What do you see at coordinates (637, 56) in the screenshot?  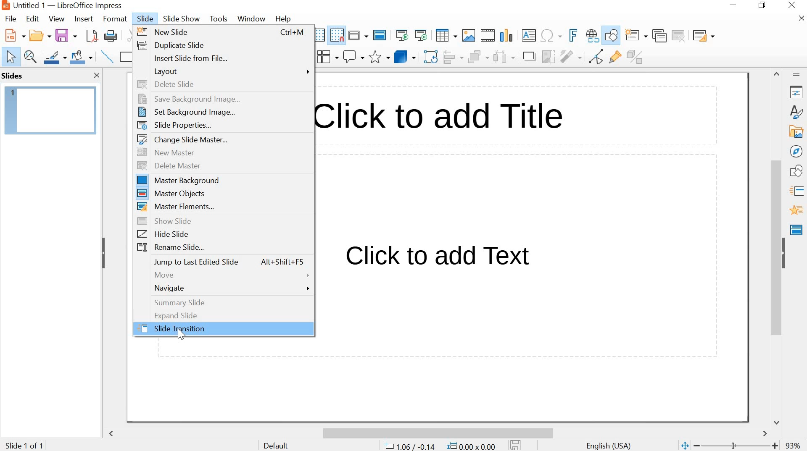 I see `Toggle Extrusion` at bounding box center [637, 56].